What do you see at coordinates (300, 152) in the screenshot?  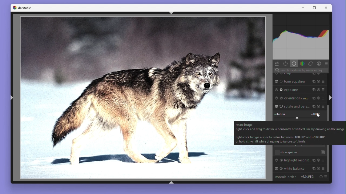 I see `Show guides` at bounding box center [300, 152].